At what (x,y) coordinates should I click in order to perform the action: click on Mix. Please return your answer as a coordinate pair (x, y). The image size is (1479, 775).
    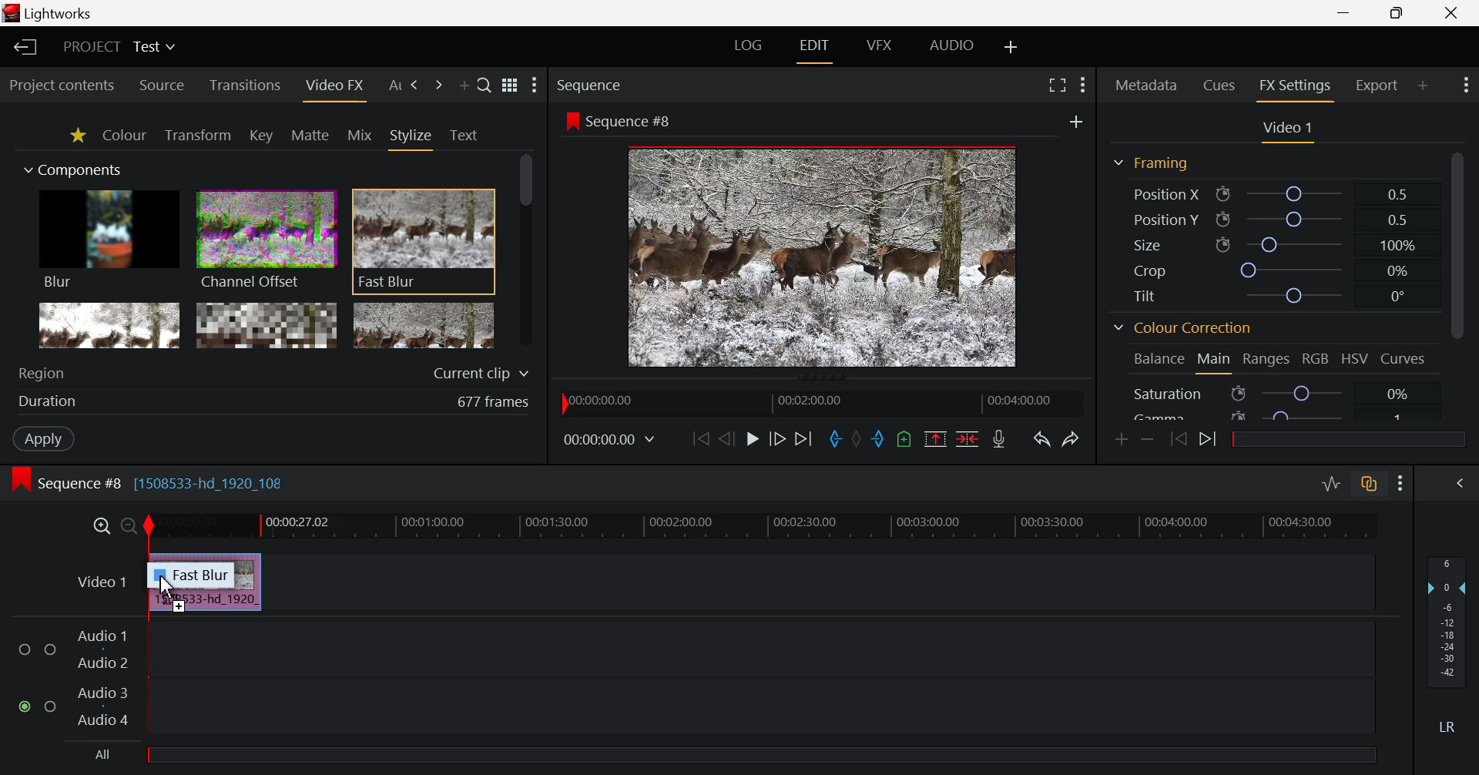
    Looking at the image, I should click on (359, 135).